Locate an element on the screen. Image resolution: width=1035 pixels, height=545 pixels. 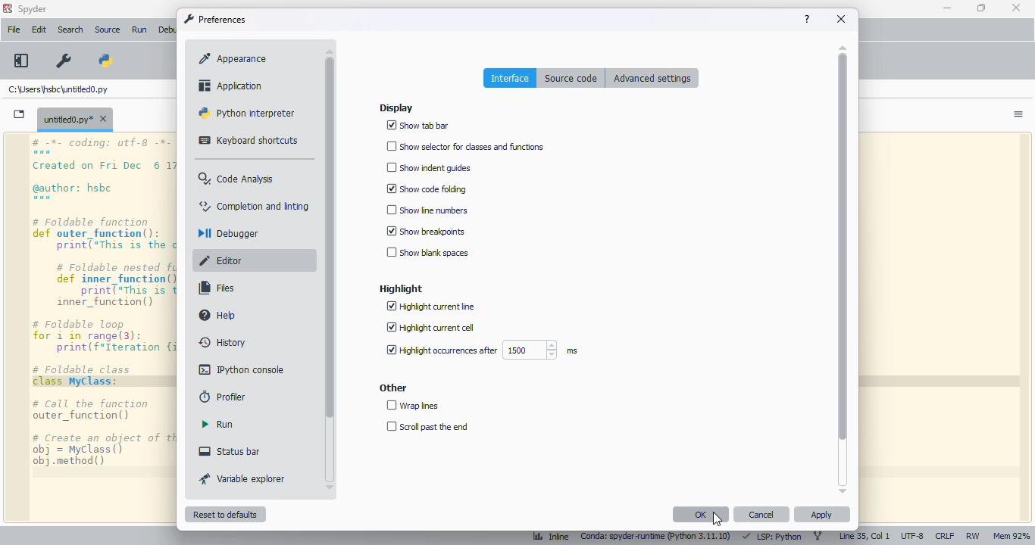
status bar is located at coordinates (230, 450).